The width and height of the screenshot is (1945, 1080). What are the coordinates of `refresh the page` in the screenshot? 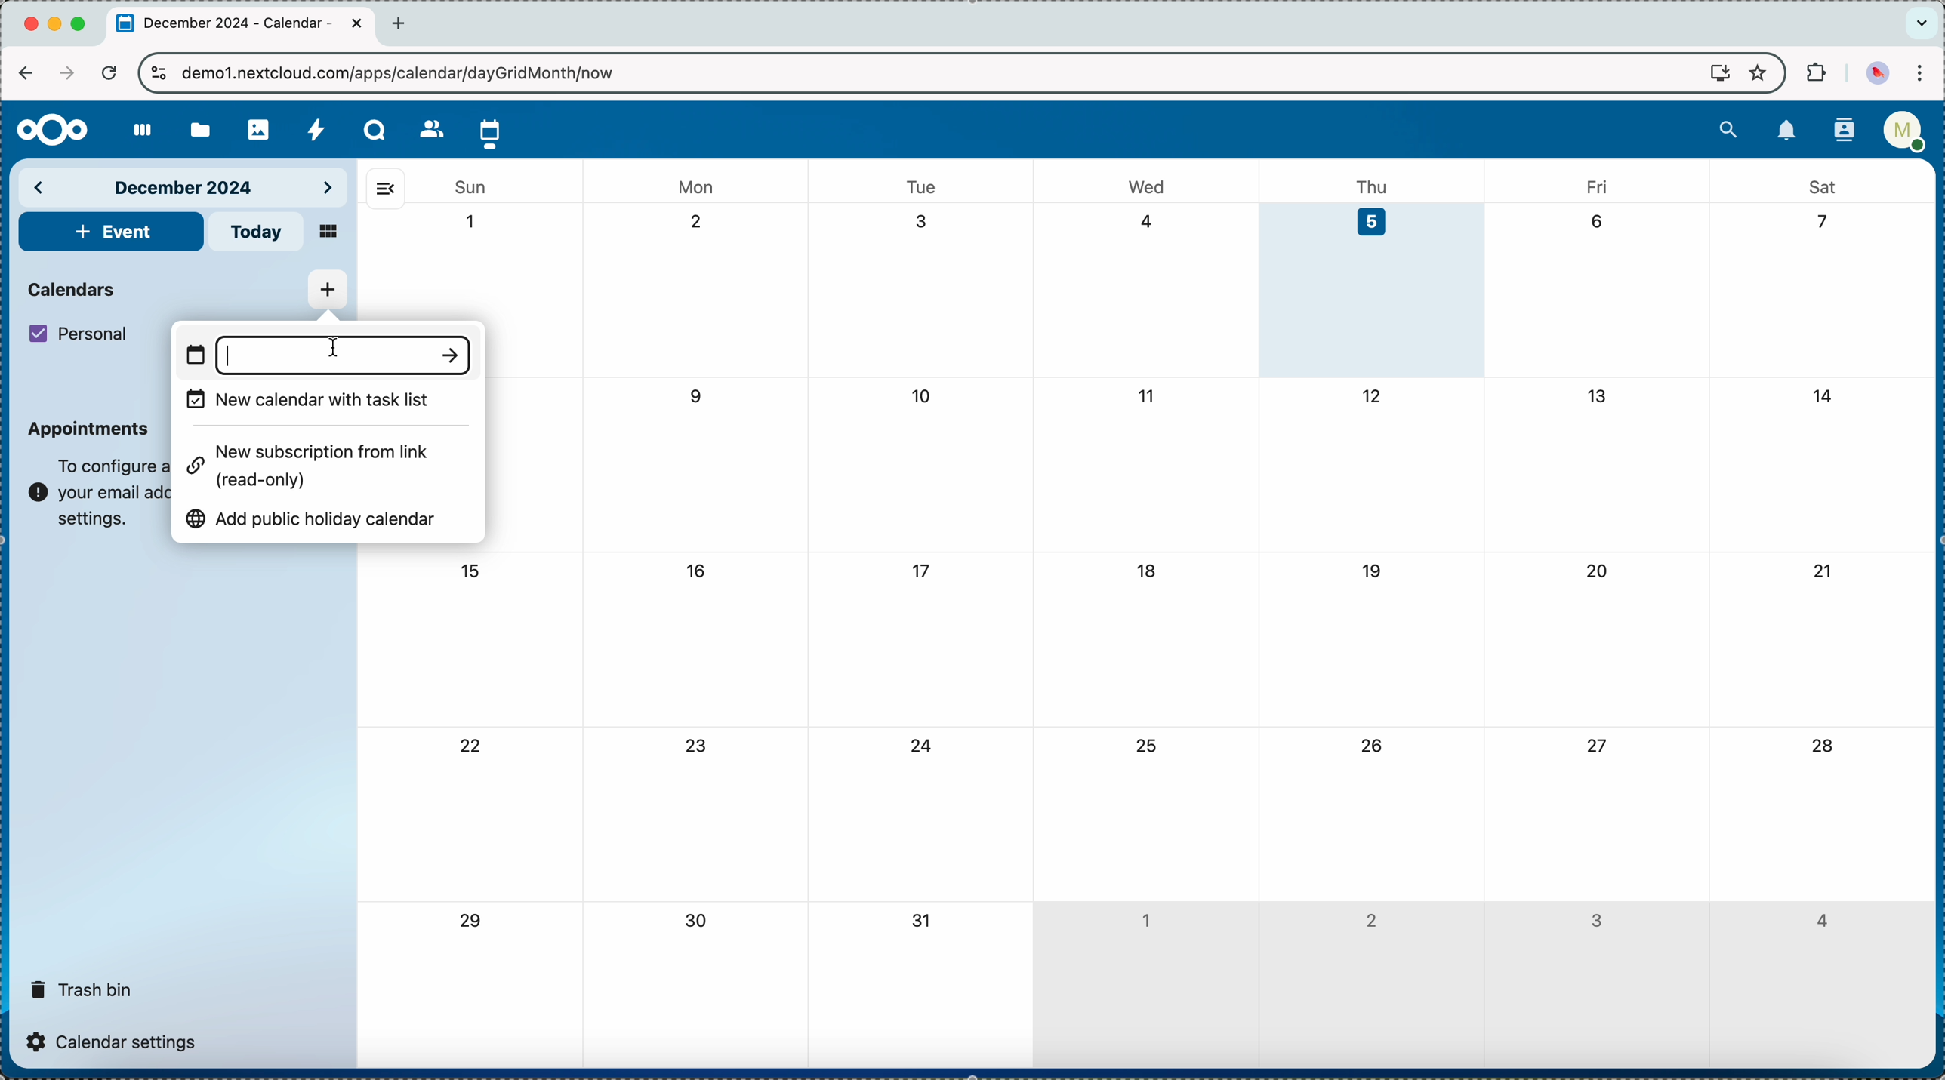 It's located at (108, 72).